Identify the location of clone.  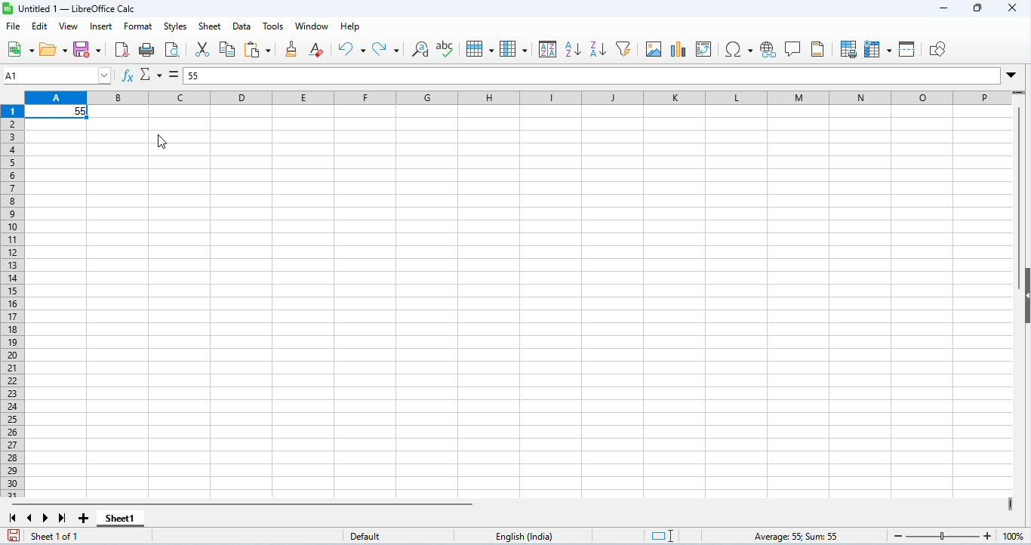
(292, 51).